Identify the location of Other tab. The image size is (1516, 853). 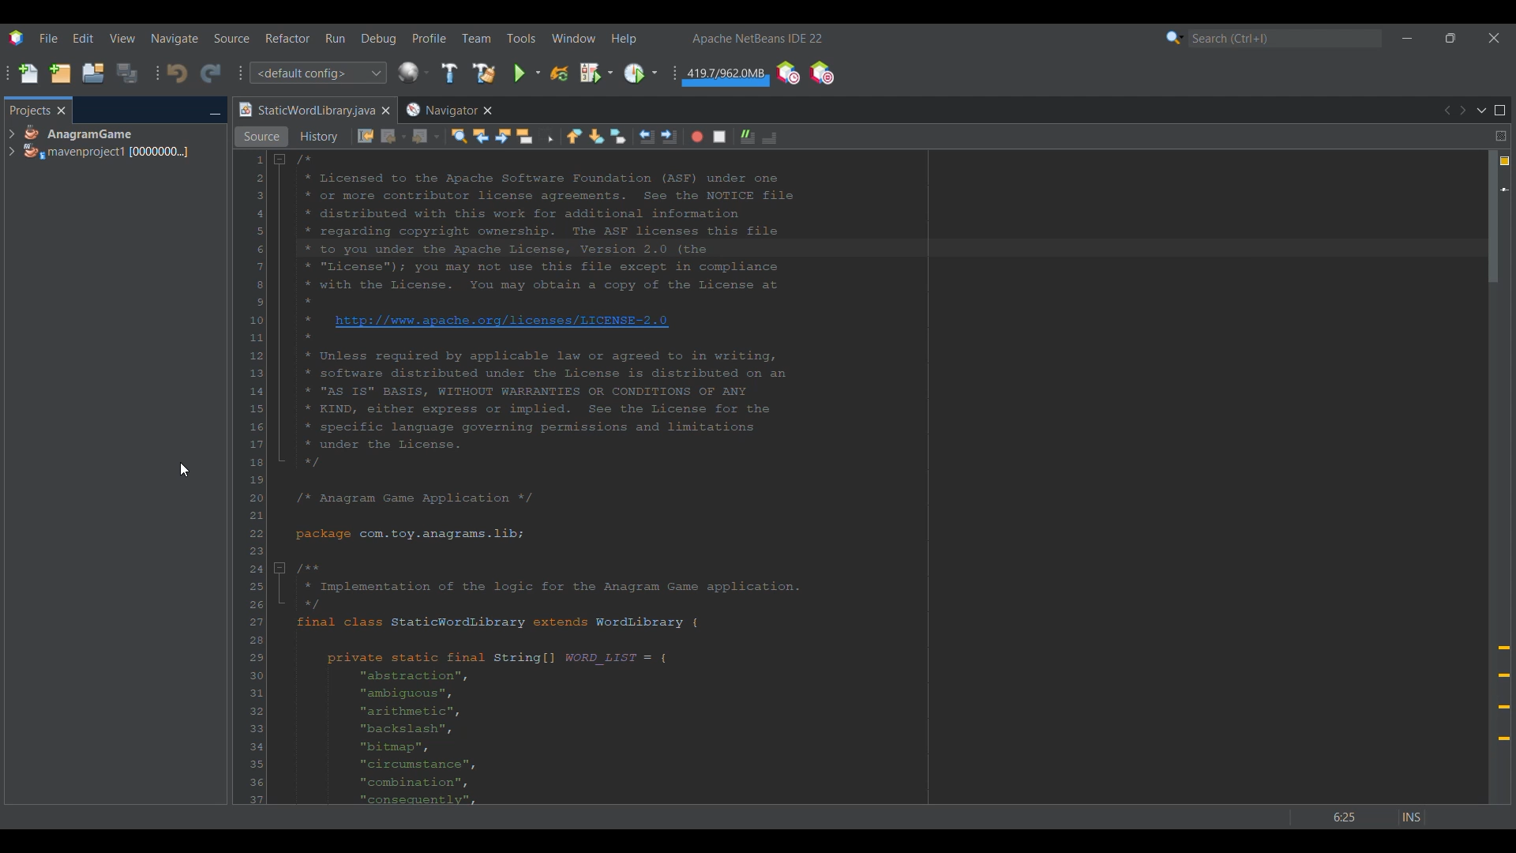
(448, 110).